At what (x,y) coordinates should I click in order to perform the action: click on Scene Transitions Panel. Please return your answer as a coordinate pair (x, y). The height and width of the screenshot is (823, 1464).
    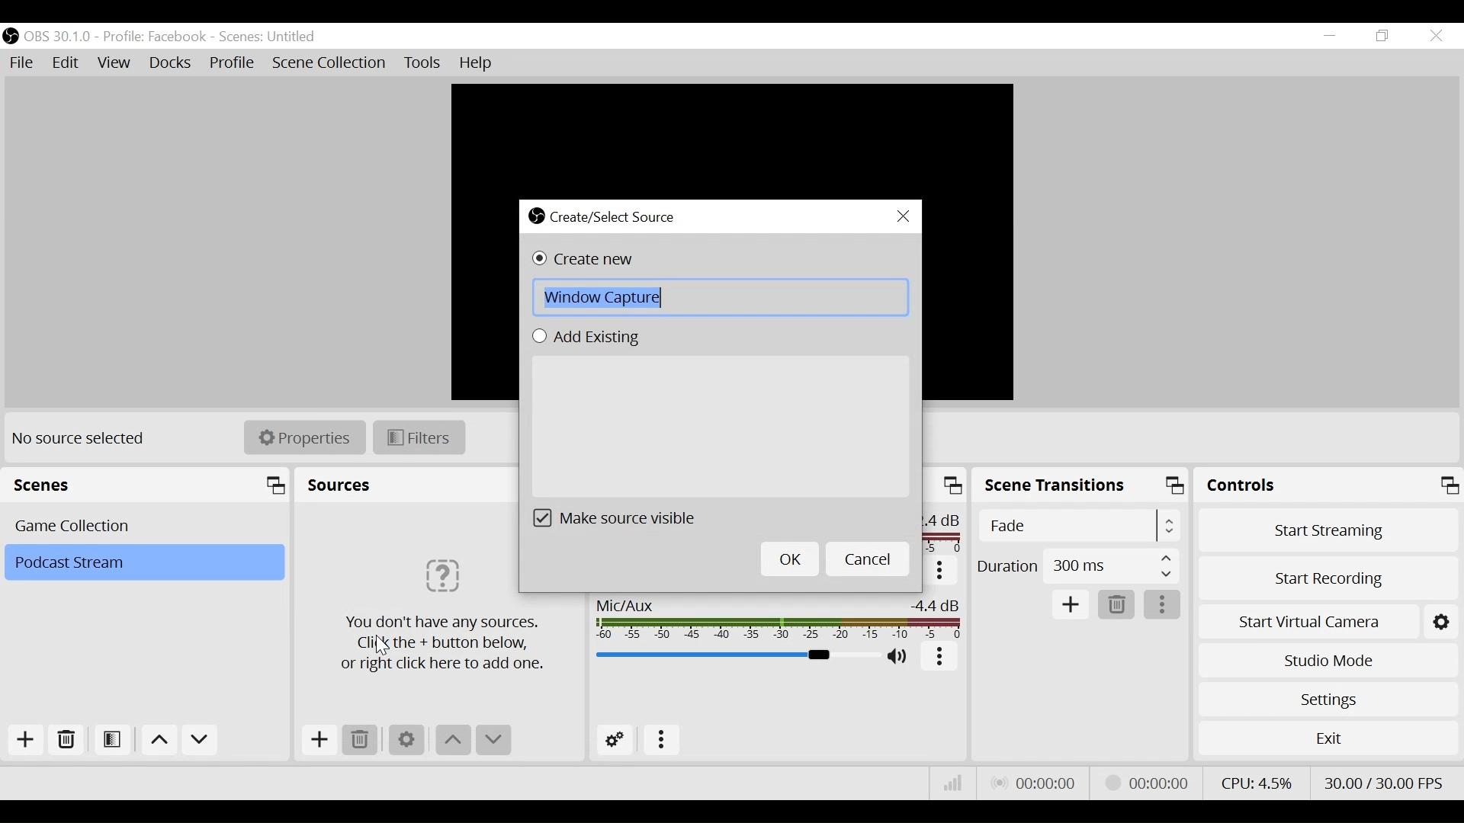
    Looking at the image, I should click on (1080, 485).